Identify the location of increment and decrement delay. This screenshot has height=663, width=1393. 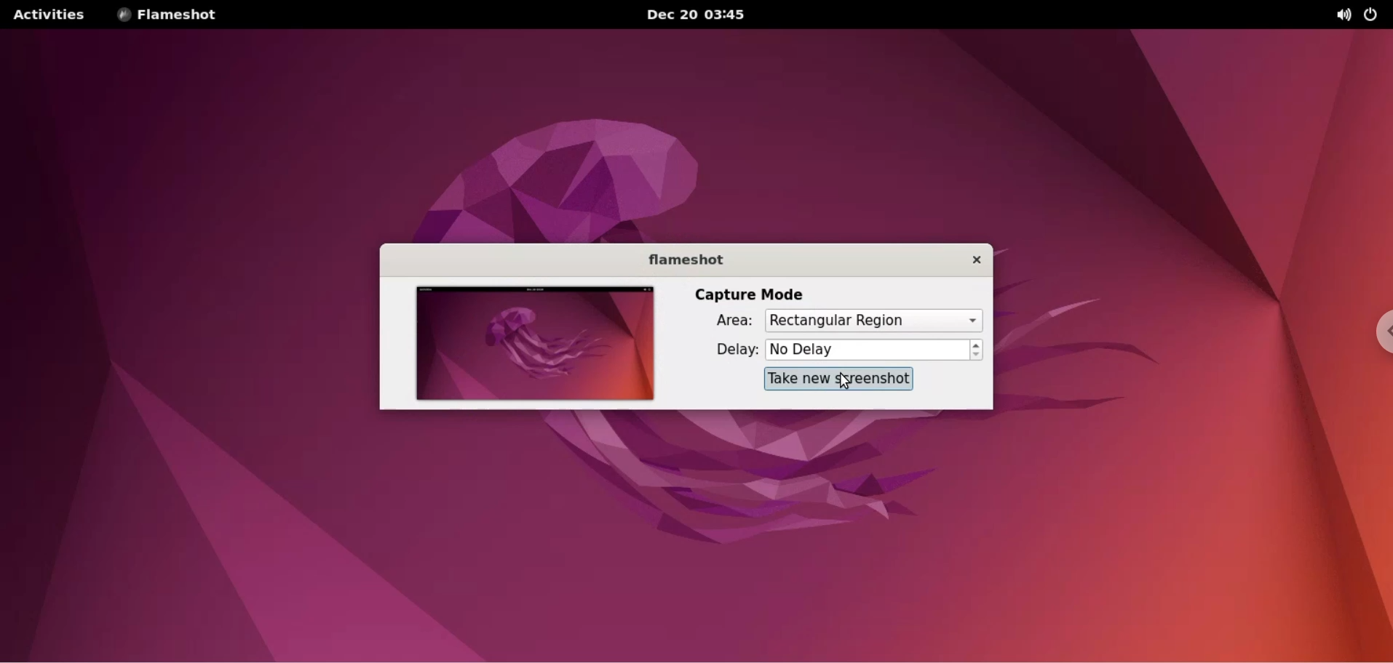
(979, 350).